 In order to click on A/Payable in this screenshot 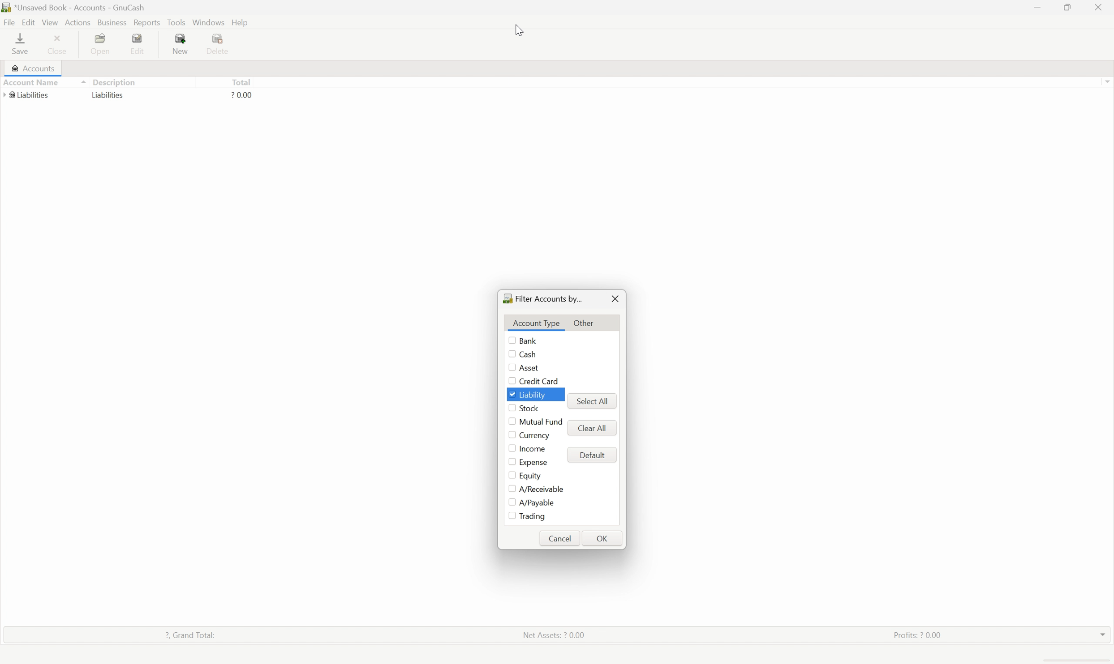, I will do `click(537, 504)`.